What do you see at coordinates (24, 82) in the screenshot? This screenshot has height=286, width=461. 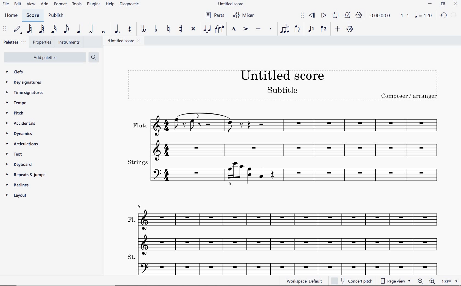 I see `key signatures` at bounding box center [24, 82].